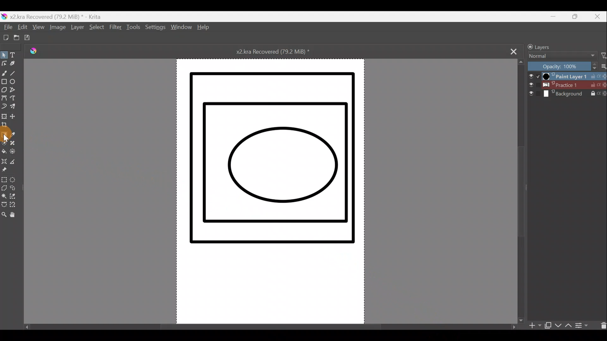  Describe the element at coordinates (4, 64) in the screenshot. I see `Edit shapes tool` at that location.